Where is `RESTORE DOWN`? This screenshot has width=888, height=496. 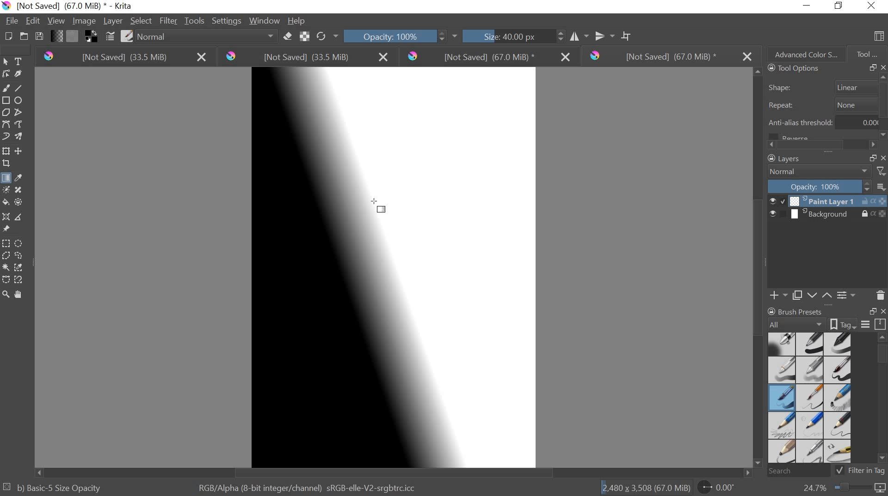 RESTORE DOWN is located at coordinates (872, 157).